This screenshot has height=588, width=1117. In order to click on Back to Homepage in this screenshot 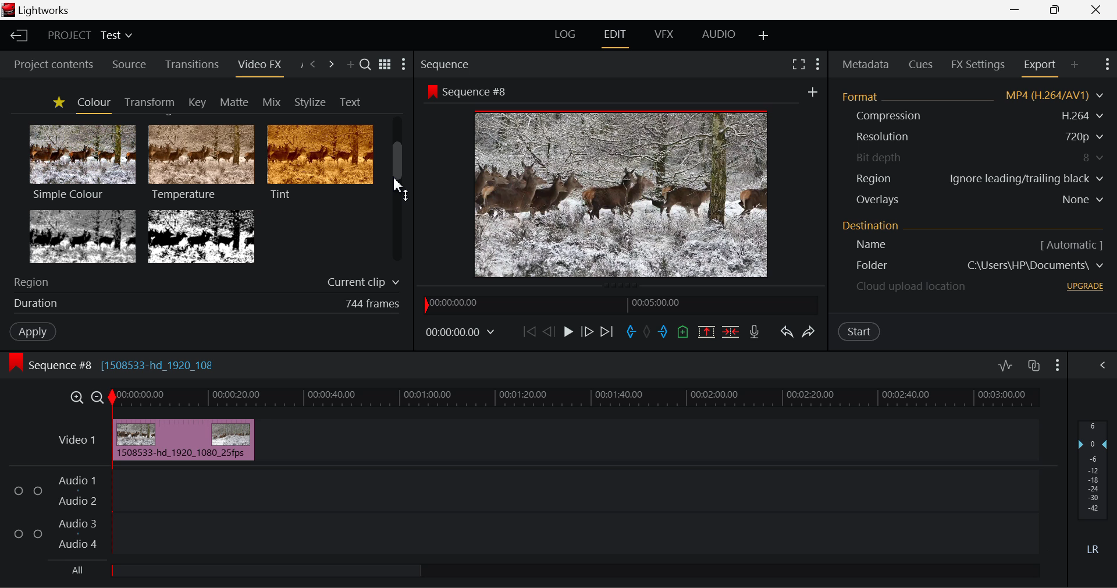, I will do `click(18, 34)`.